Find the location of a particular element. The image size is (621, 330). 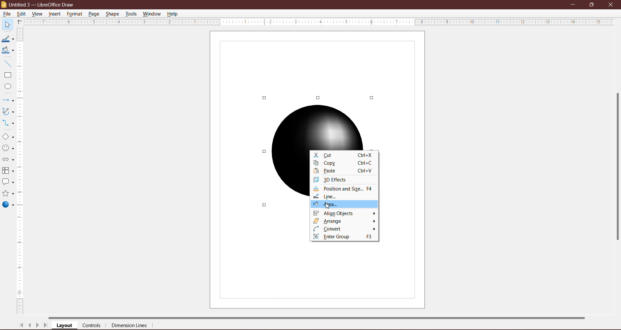

Curves and Polygons is located at coordinates (7, 111).